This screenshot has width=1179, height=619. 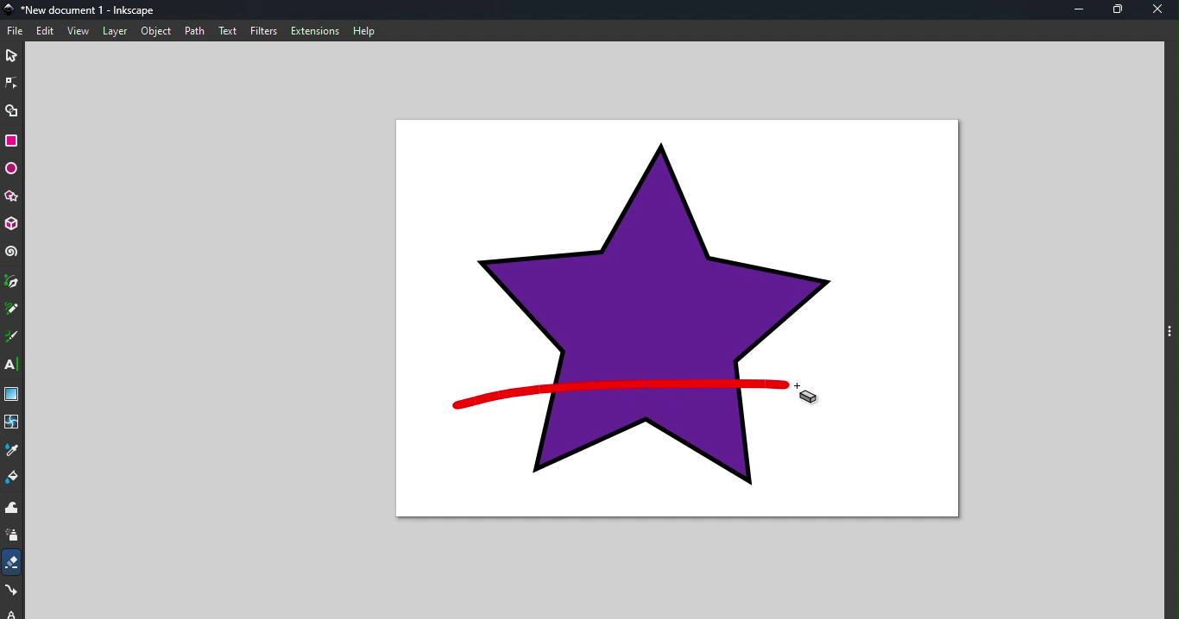 What do you see at coordinates (265, 31) in the screenshot?
I see `filters` at bounding box center [265, 31].